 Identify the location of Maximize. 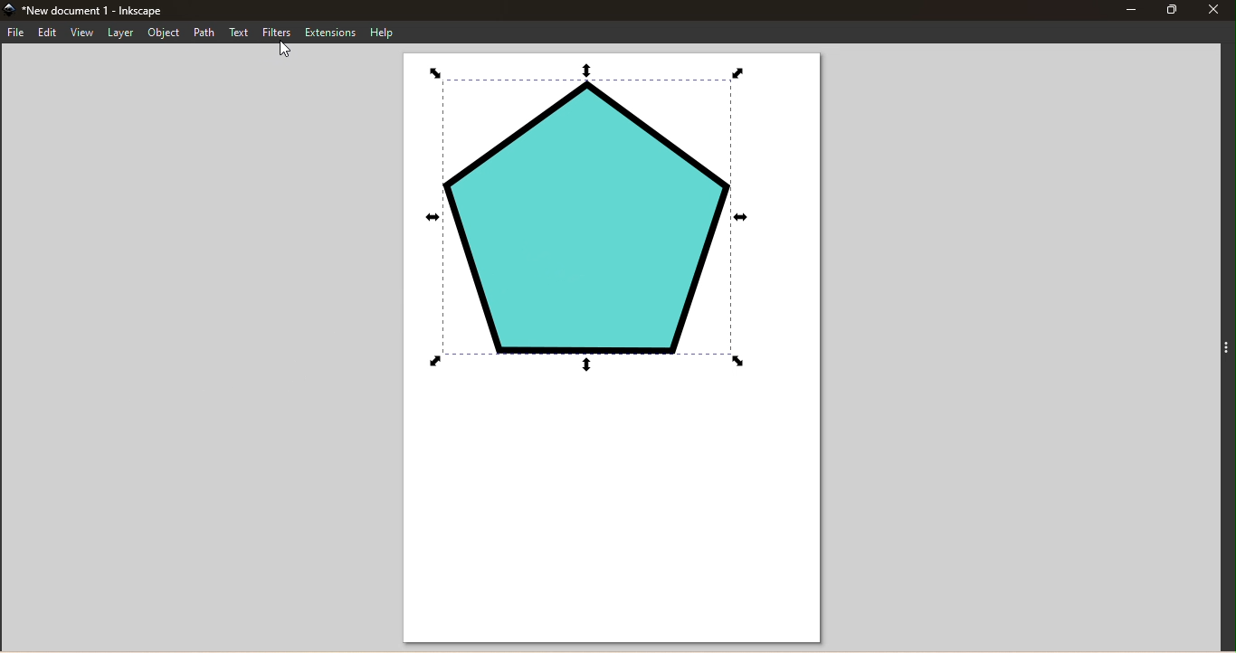
(1172, 9).